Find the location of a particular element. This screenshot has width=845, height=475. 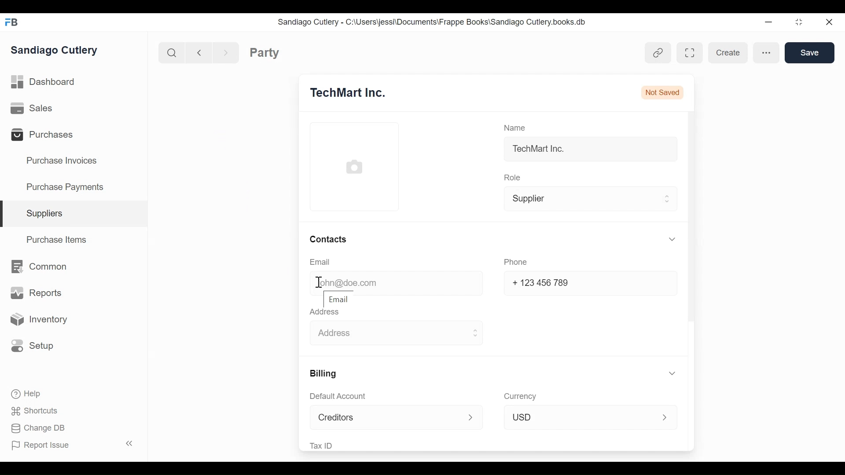

Email is located at coordinates (340, 299).